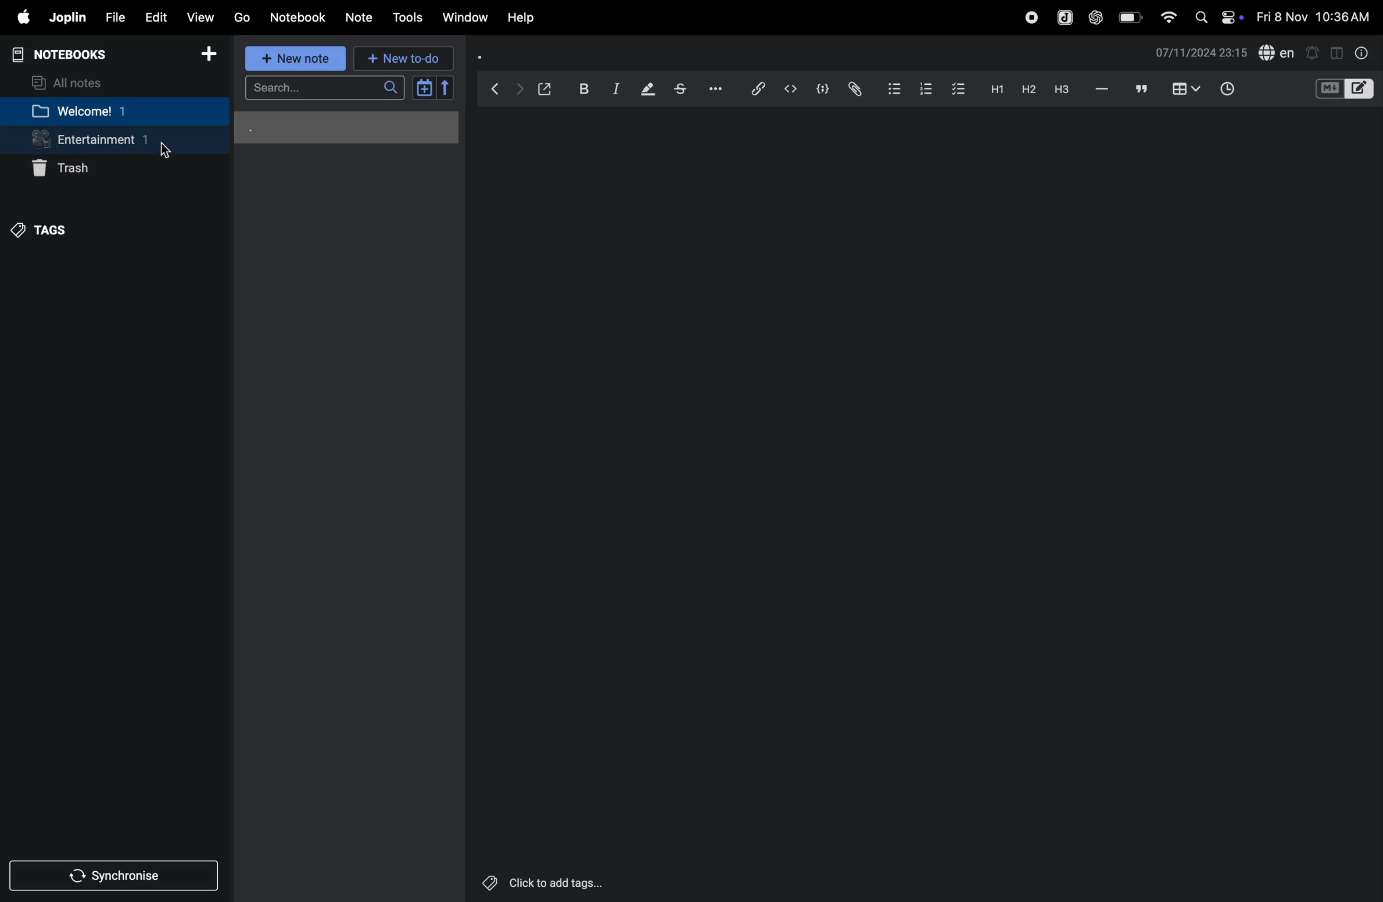  What do you see at coordinates (1221, 16) in the screenshot?
I see `apple widgets` at bounding box center [1221, 16].